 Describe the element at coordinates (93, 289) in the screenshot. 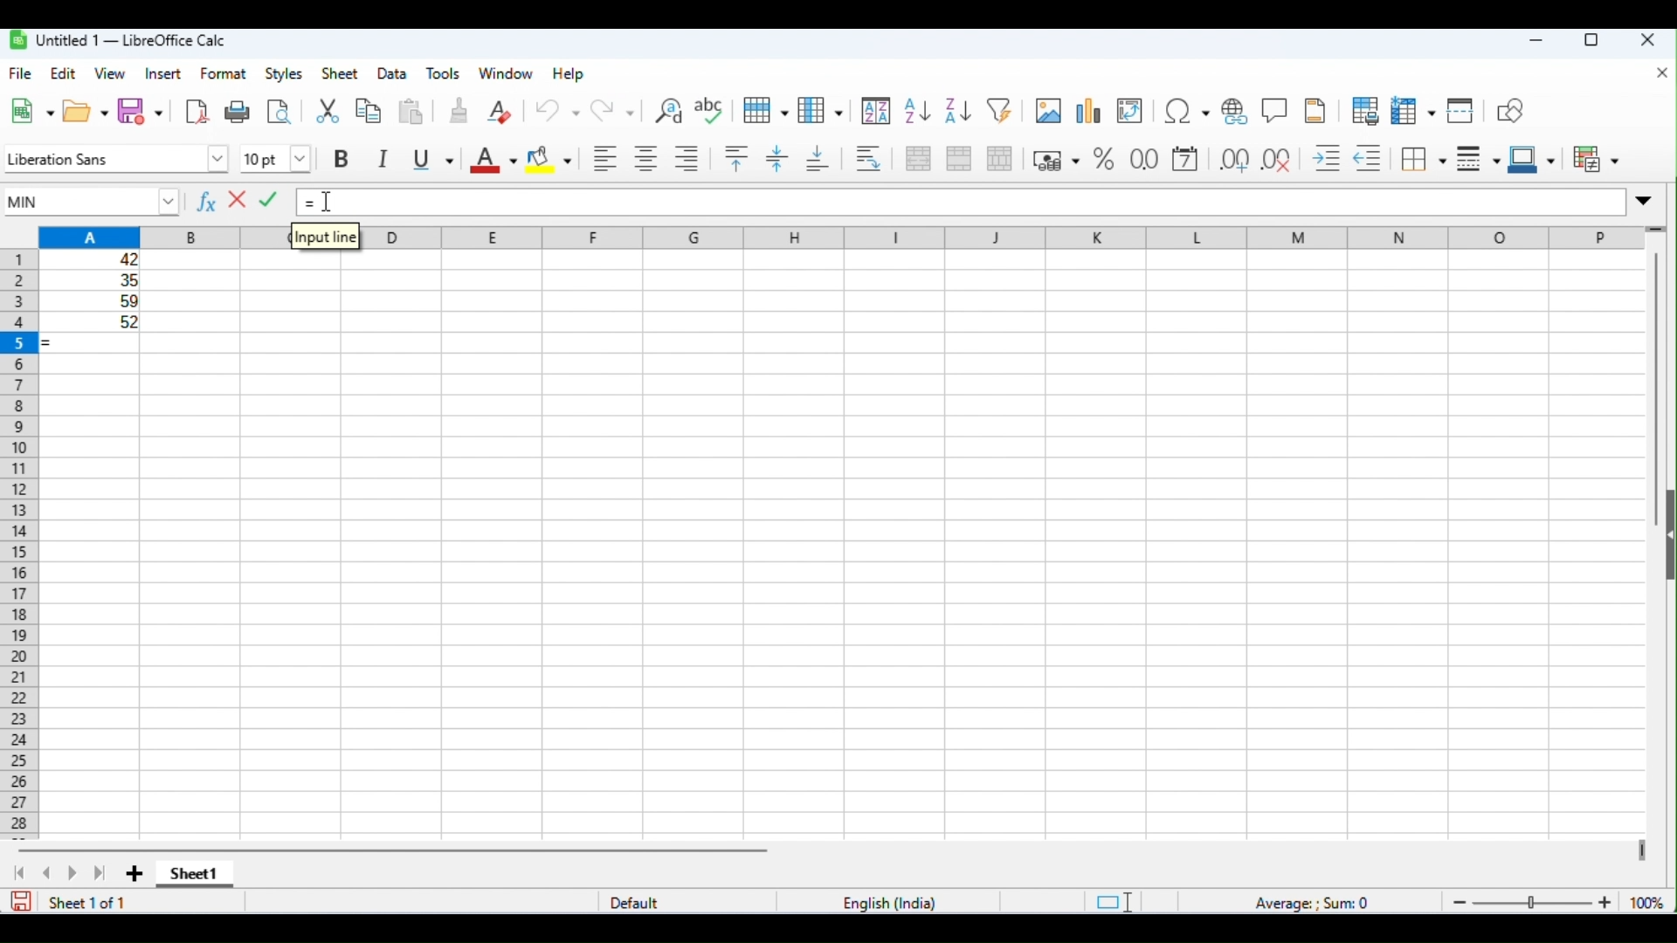

I see `range of cells` at that location.